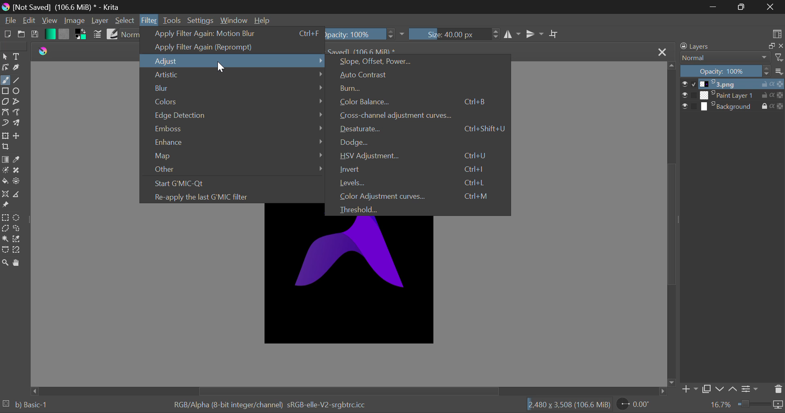  I want to click on Levels, so click(422, 182).